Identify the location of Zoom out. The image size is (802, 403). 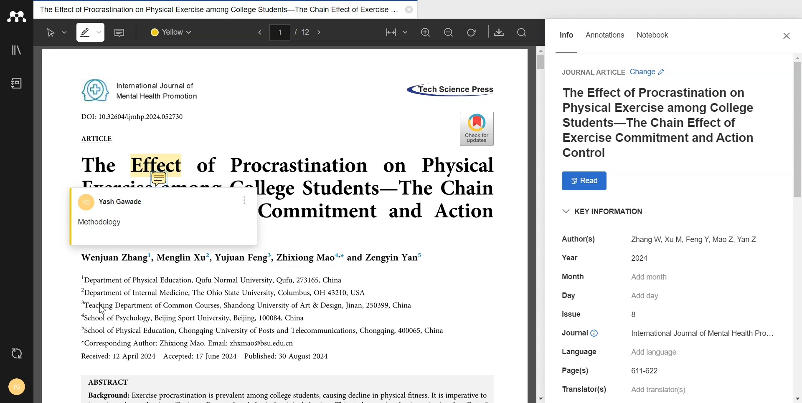
(448, 32).